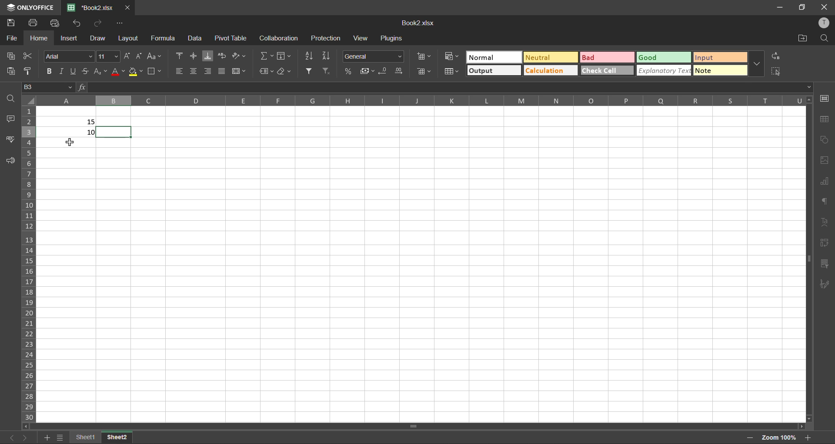  Describe the element at coordinates (750, 437) in the screenshot. I see `zoom out` at that location.